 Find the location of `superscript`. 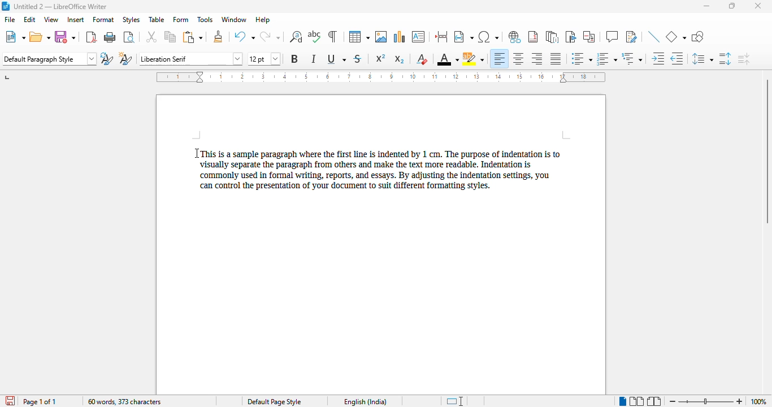

superscript is located at coordinates (381, 58).